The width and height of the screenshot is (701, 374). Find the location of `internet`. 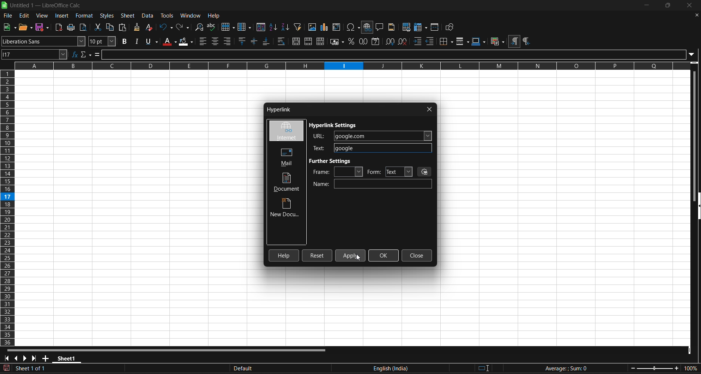

internet is located at coordinates (286, 131).